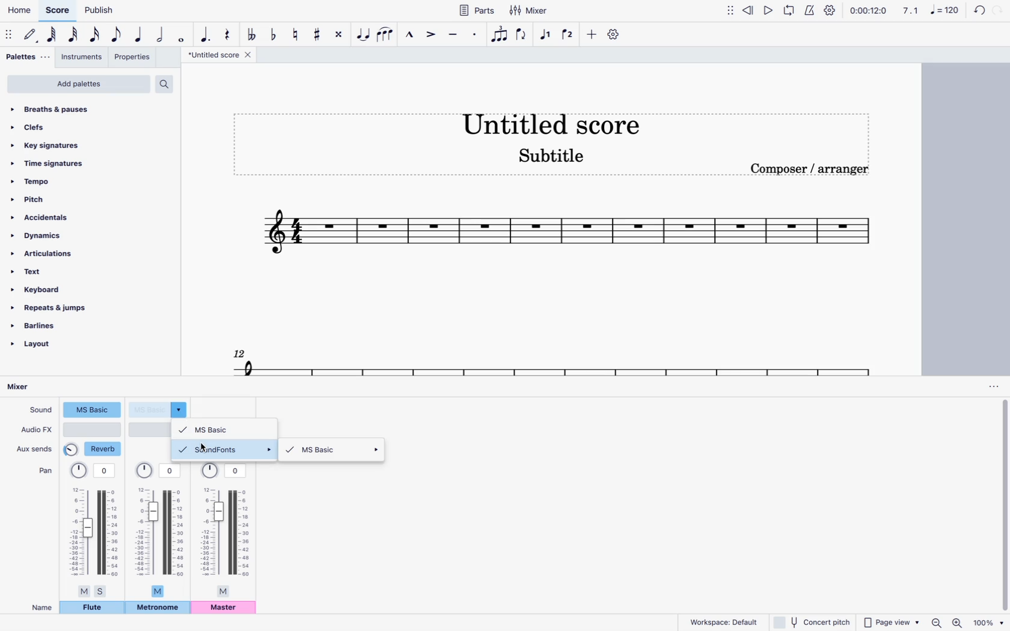 The height and width of the screenshot is (631, 1010). Describe the element at coordinates (929, 12) in the screenshot. I see `scale` at that location.